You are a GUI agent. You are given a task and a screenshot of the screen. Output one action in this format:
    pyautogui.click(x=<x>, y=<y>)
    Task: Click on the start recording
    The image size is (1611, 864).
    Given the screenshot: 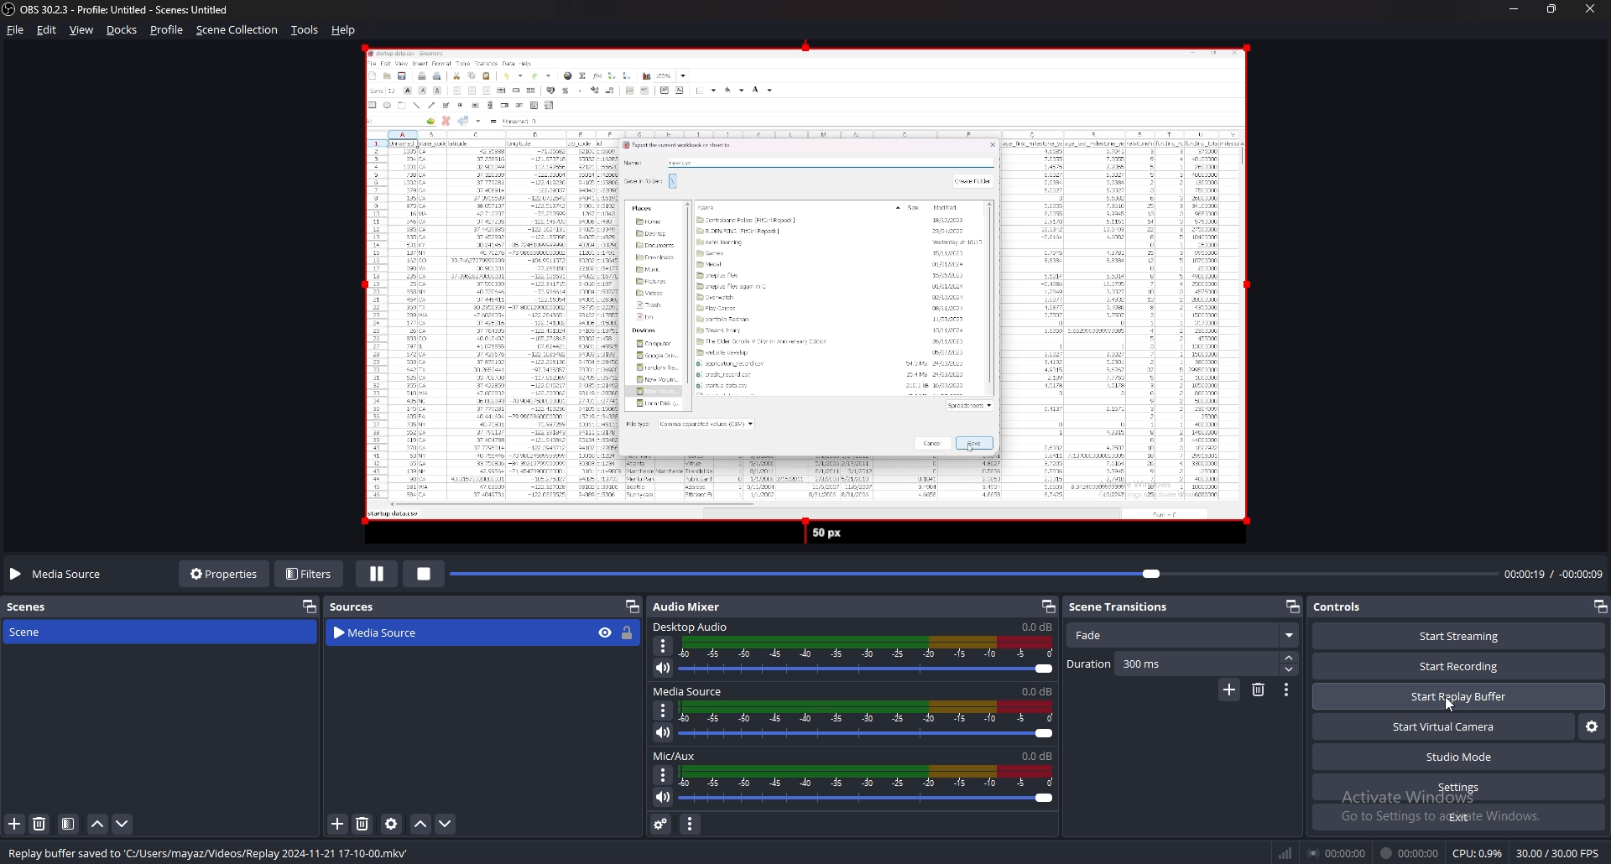 What is the action you would take?
    pyautogui.click(x=1459, y=665)
    